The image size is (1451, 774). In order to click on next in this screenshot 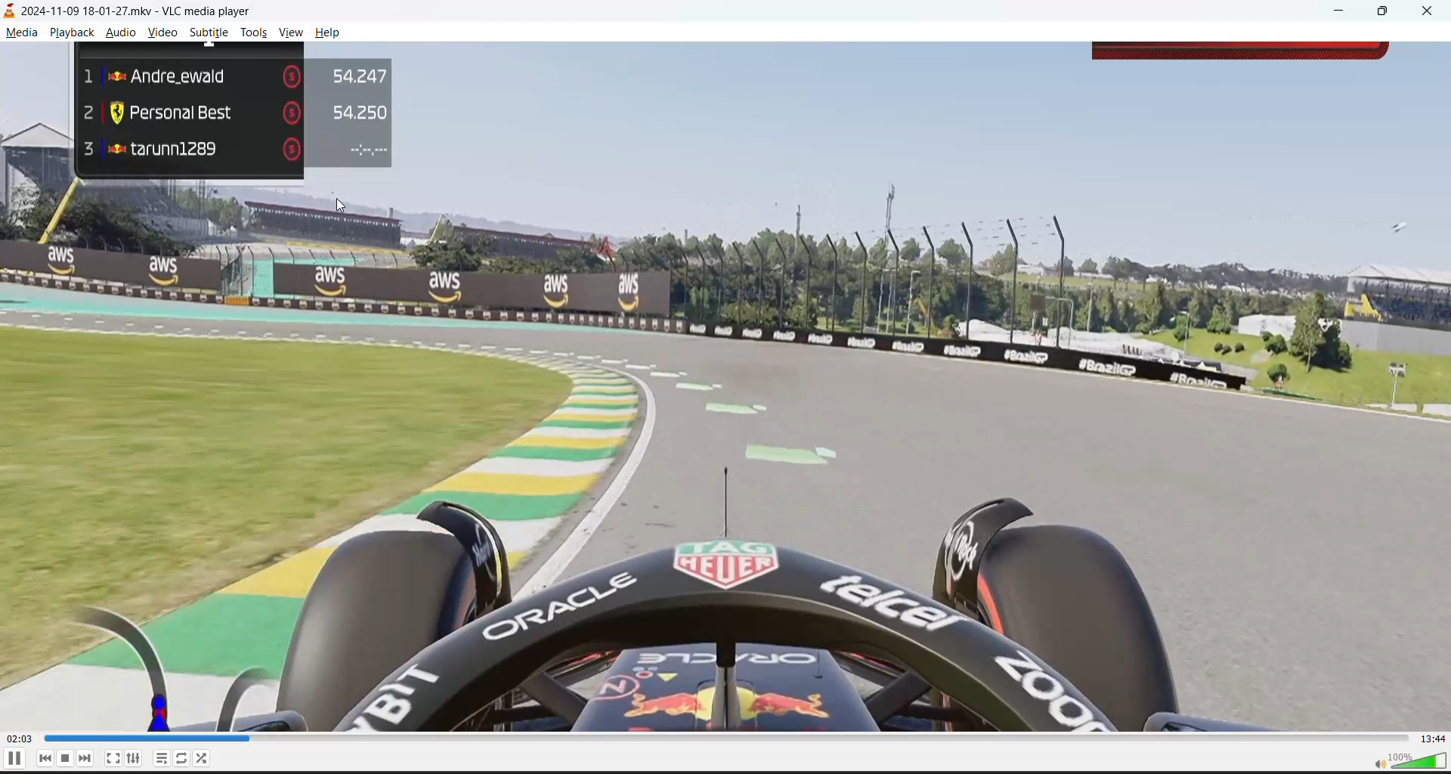, I will do `click(91, 758)`.